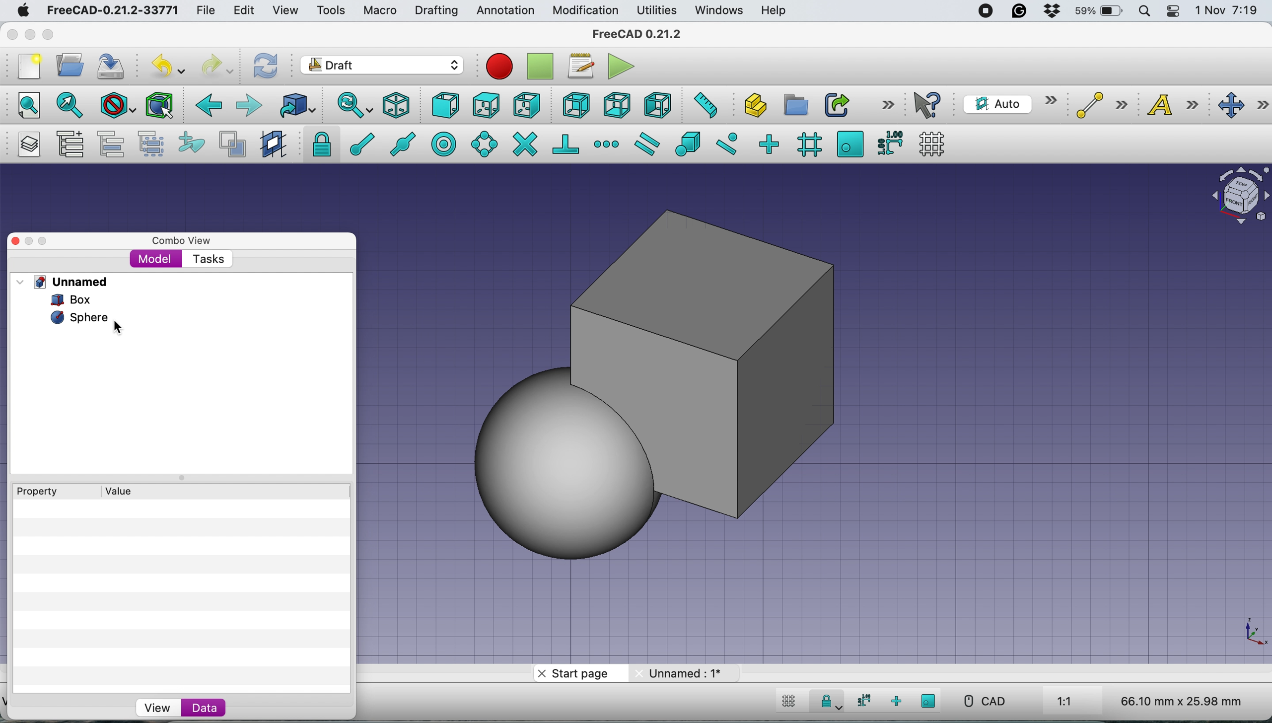 Image resolution: width=1272 pixels, height=723 pixels. I want to click on sync view, so click(349, 106).